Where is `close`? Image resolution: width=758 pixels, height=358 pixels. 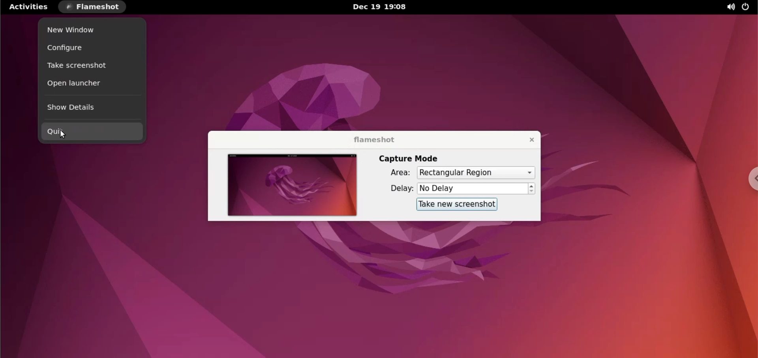 close is located at coordinates (525, 140).